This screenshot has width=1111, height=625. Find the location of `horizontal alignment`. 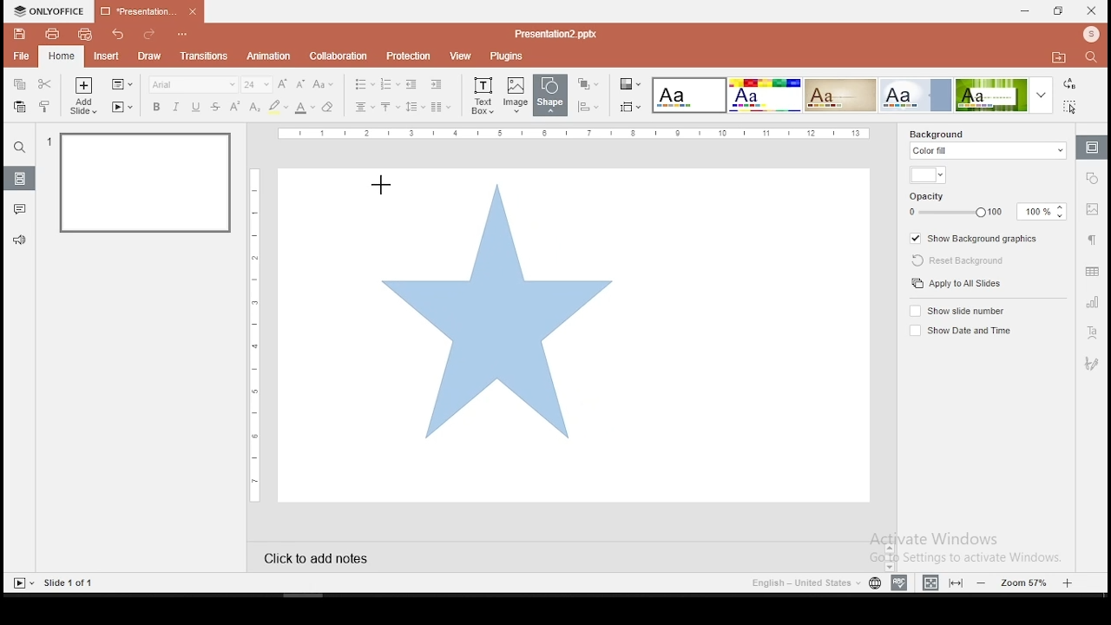

horizontal alignment is located at coordinates (365, 108).